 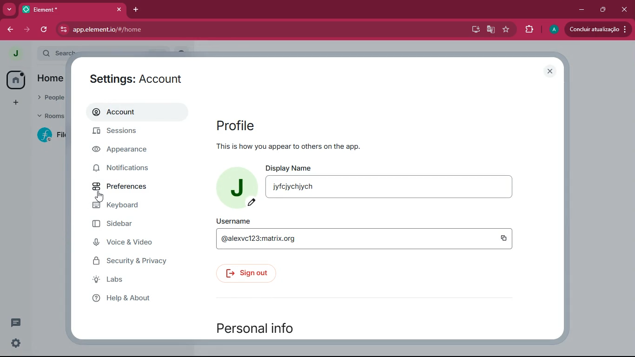 What do you see at coordinates (137, 299) in the screenshot?
I see `help` at bounding box center [137, 299].